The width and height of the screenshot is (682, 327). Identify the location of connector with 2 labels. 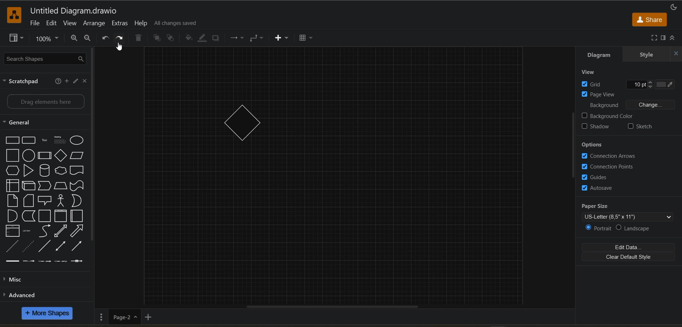
(44, 261).